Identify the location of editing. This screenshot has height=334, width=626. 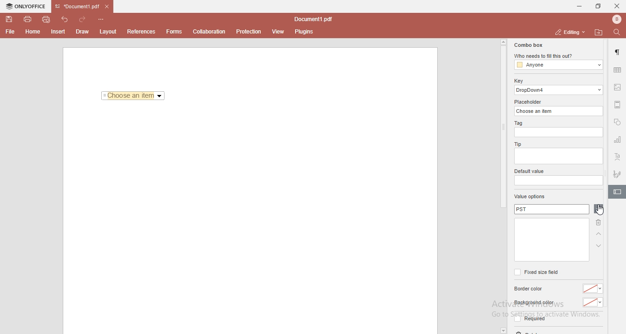
(569, 32).